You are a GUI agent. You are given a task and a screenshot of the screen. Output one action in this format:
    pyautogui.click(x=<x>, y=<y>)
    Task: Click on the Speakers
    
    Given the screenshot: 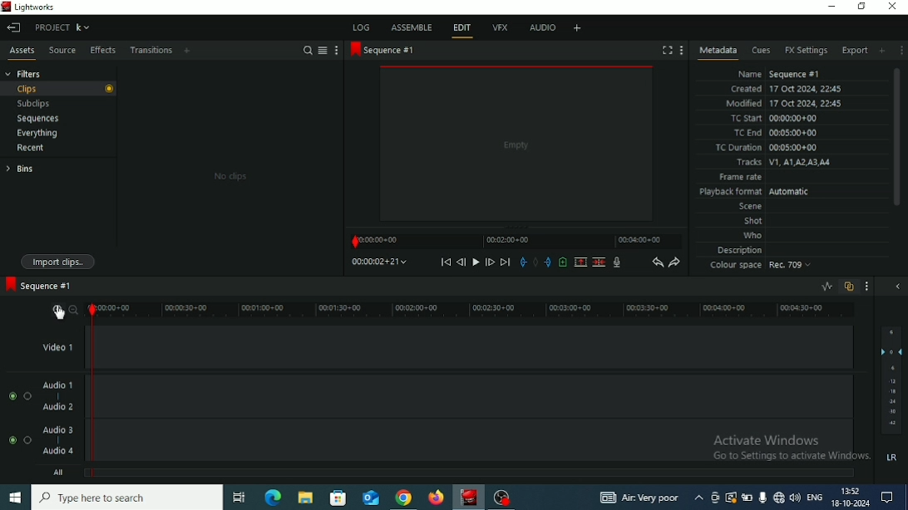 What is the action you would take?
    pyautogui.click(x=795, y=497)
    